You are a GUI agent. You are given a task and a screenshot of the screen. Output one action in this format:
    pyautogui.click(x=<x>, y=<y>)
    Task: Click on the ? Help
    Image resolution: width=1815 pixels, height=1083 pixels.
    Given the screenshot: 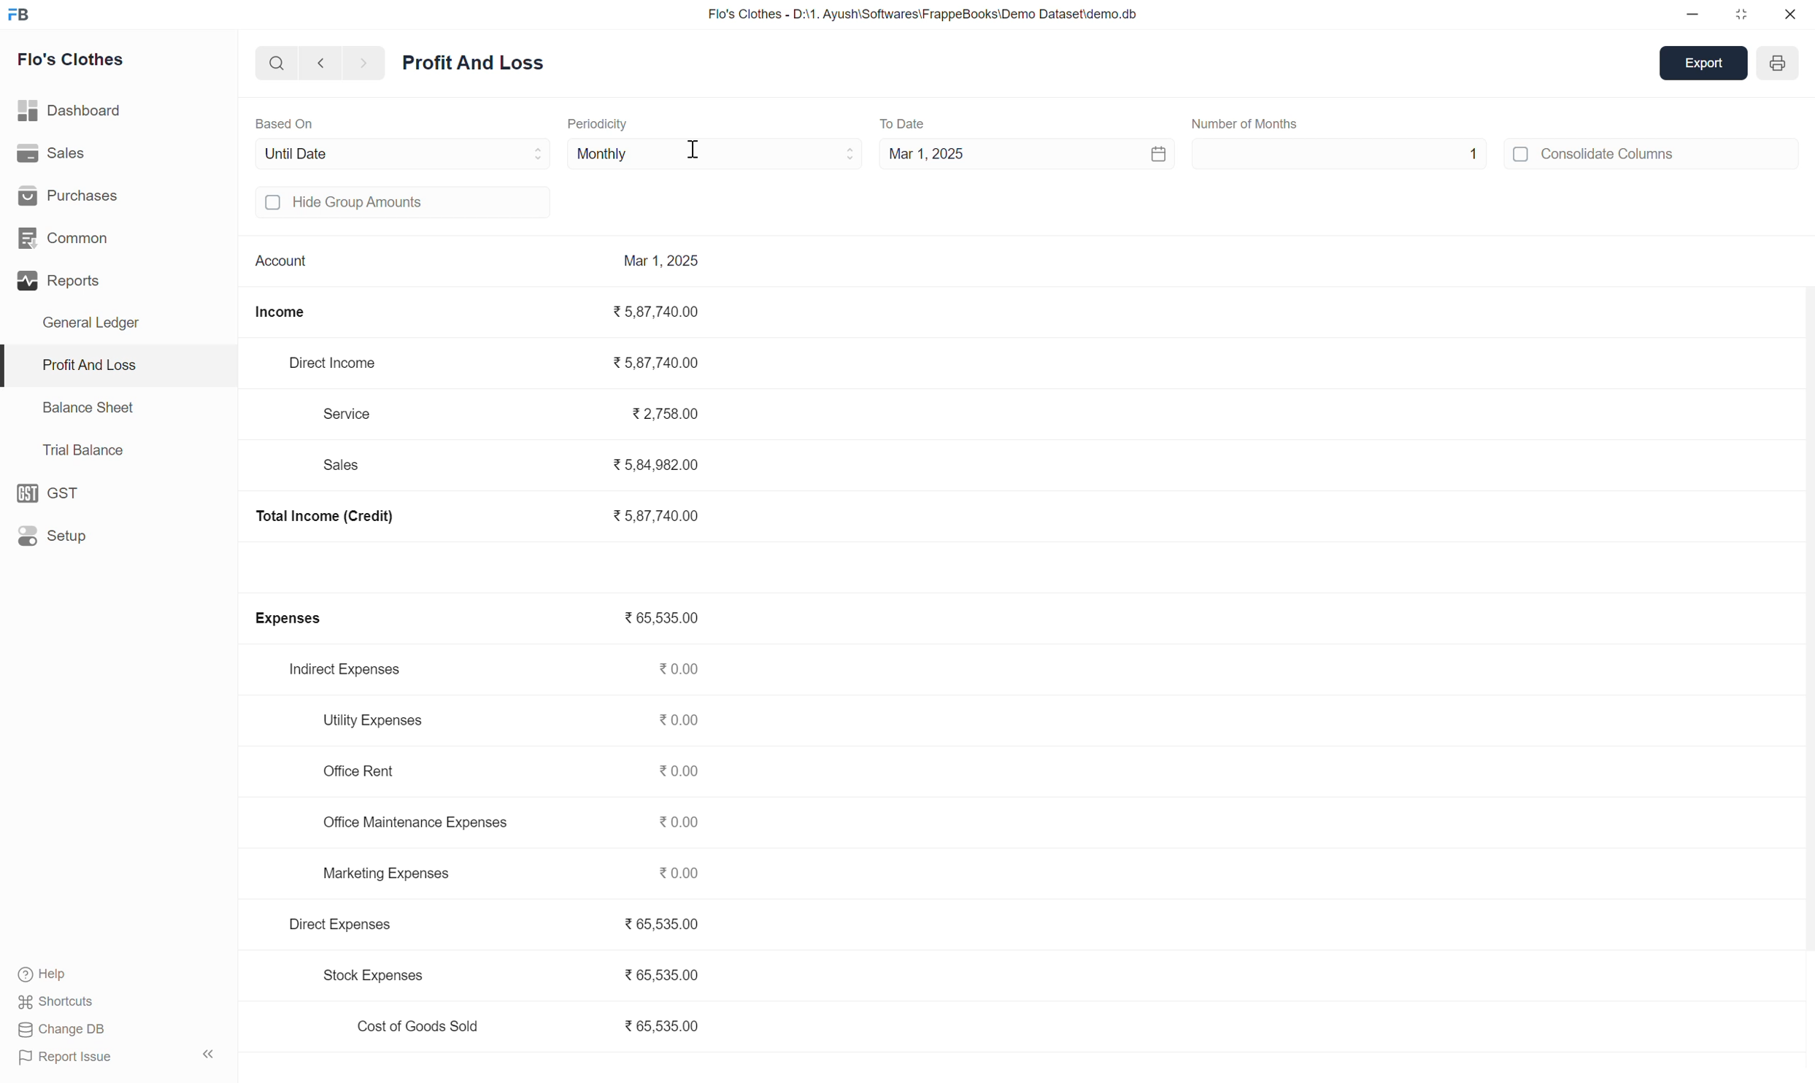 What is the action you would take?
    pyautogui.click(x=53, y=970)
    